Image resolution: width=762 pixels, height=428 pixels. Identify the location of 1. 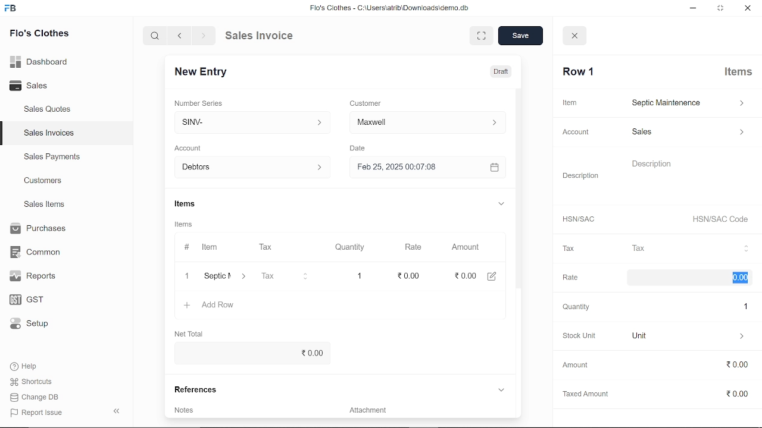
(740, 306).